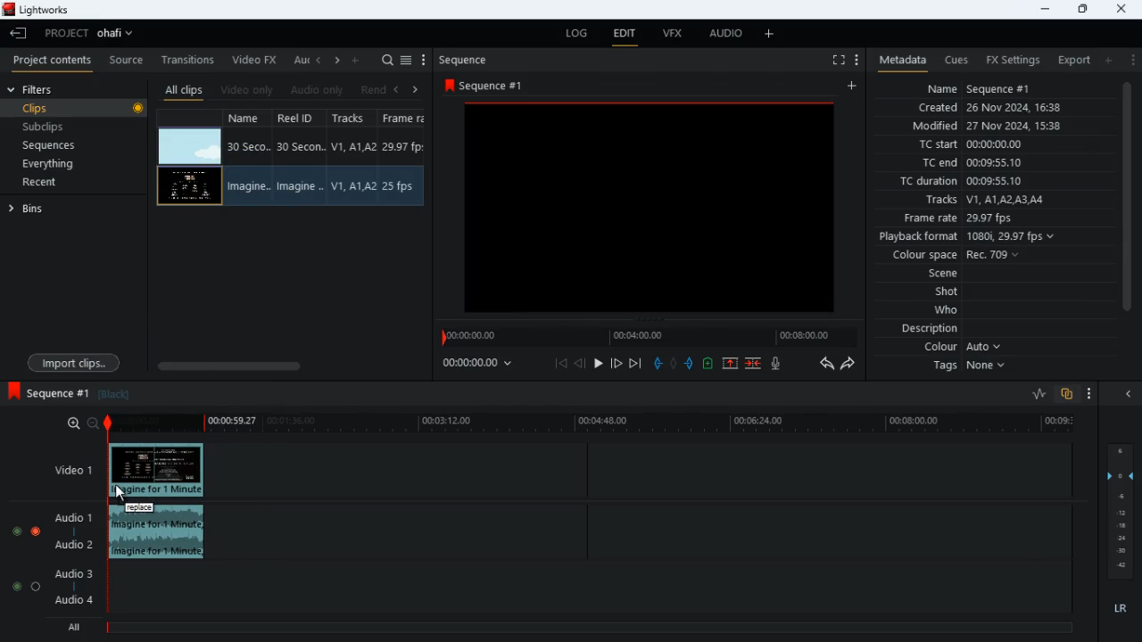 Image resolution: width=1142 pixels, height=642 pixels. What do you see at coordinates (356, 60) in the screenshot?
I see `more` at bounding box center [356, 60].